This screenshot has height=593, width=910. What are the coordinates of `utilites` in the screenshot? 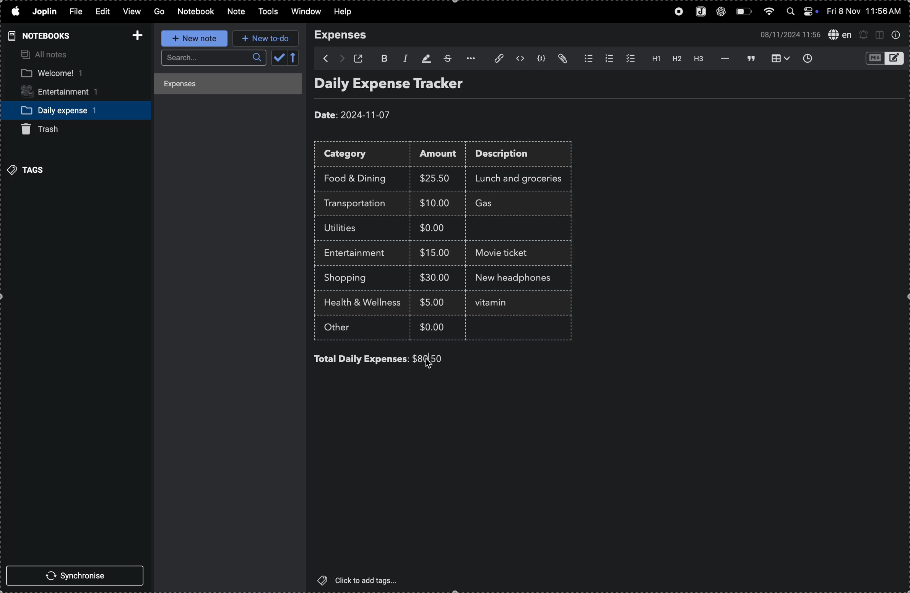 It's located at (348, 228).